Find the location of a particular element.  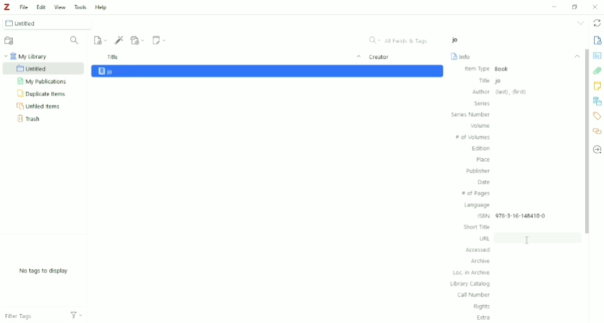

Title is located at coordinates (232, 57).